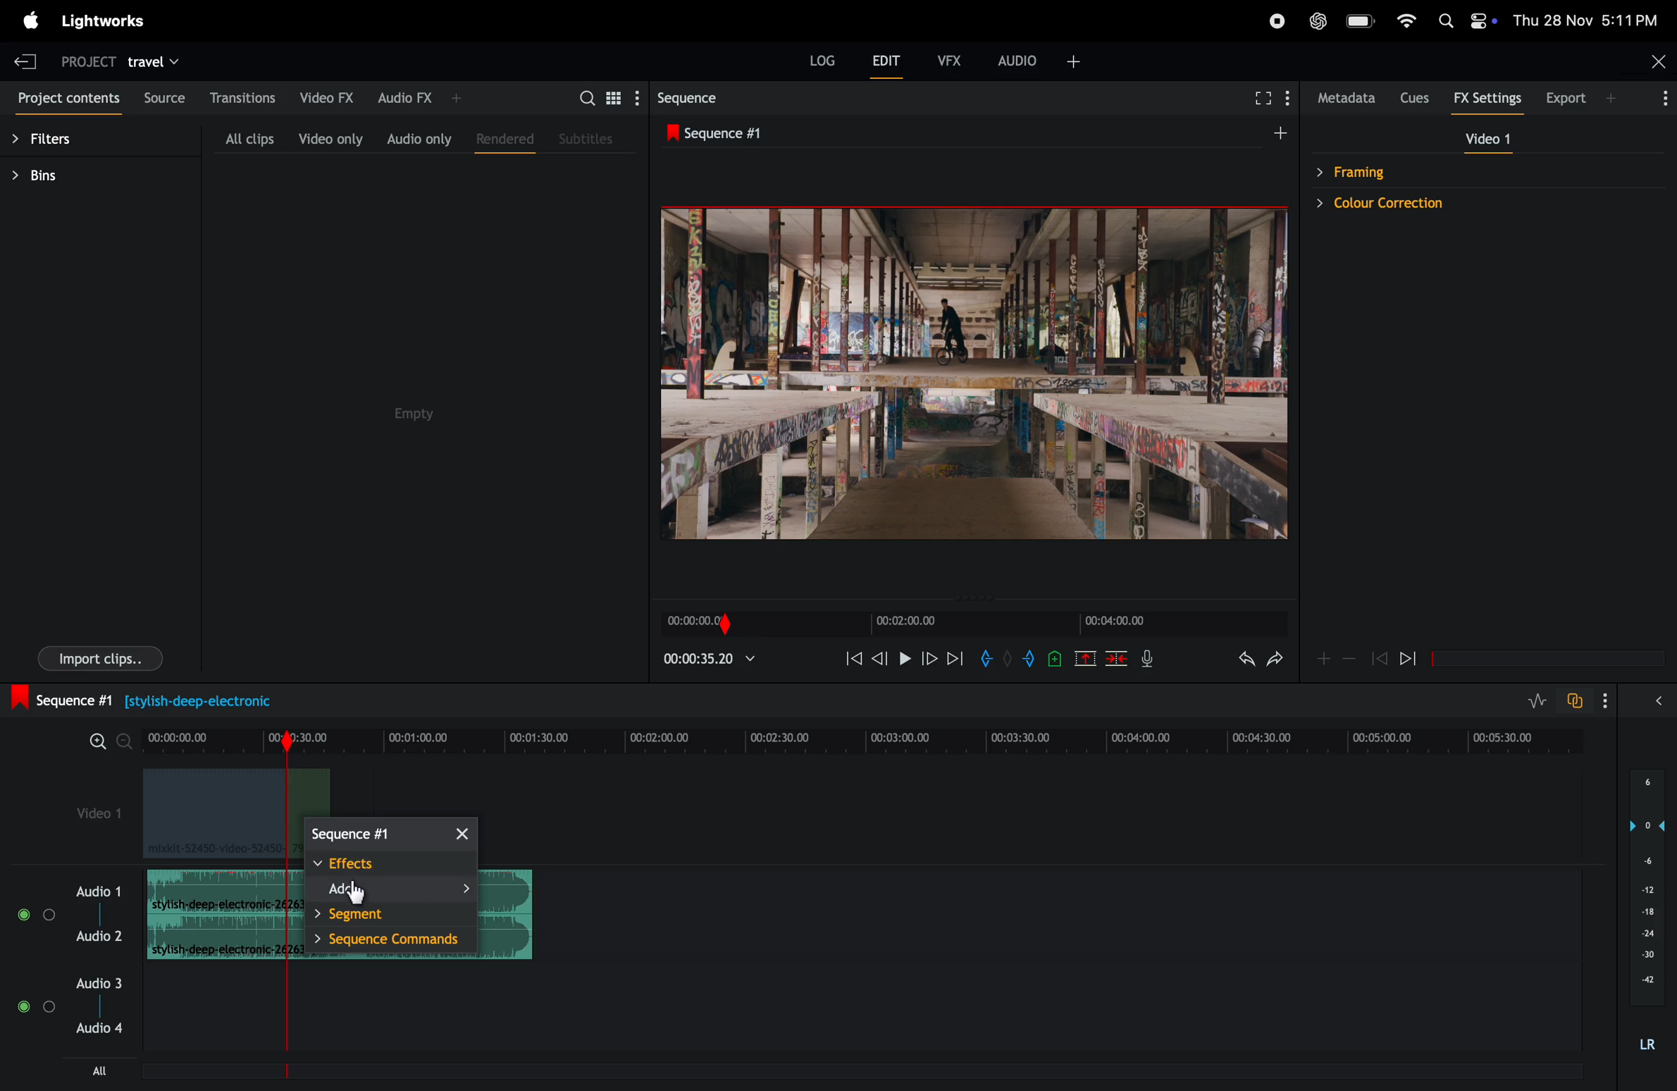 Image resolution: width=1677 pixels, height=1091 pixels. Describe the element at coordinates (106, 740) in the screenshot. I see `zoom in zoom out` at that location.